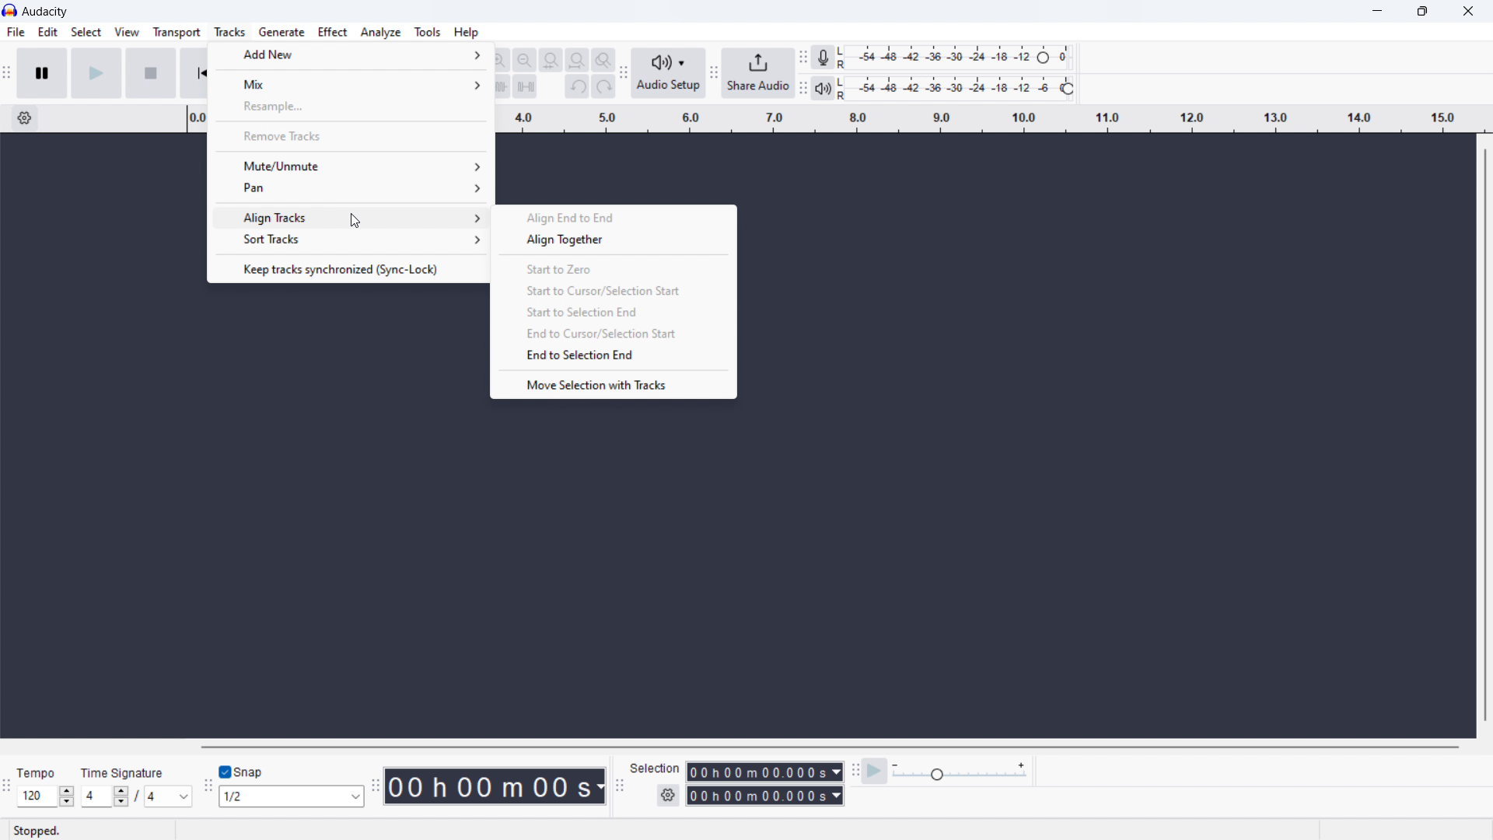 The width and height of the screenshot is (1493, 840). I want to click on pause, so click(41, 72).